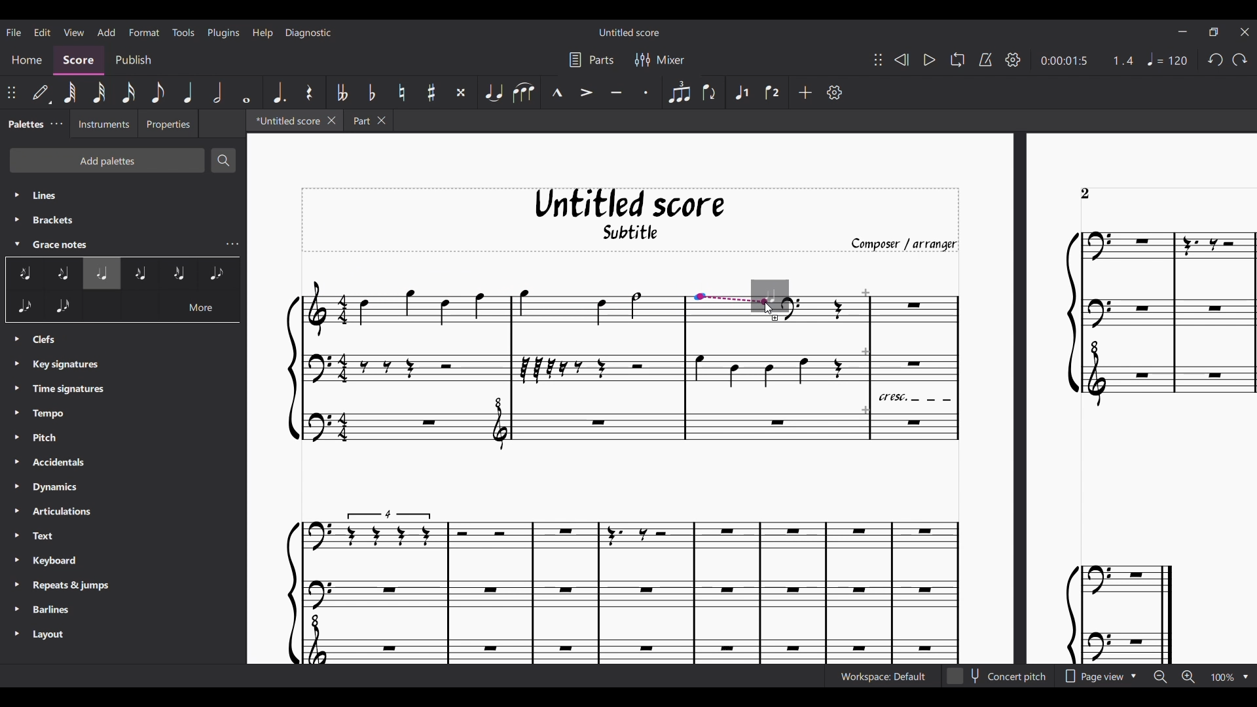  What do you see at coordinates (341, 92) in the screenshot?
I see `Toggle double flat` at bounding box center [341, 92].